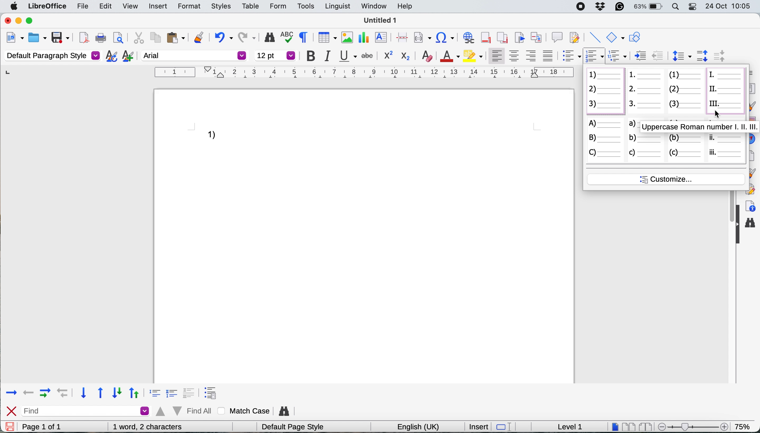 This screenshot has width=760, height=433. What do you see at coordinates (365, 74) in the screenshot?
I see `horizontal scale` at bounding box center [365, 74].